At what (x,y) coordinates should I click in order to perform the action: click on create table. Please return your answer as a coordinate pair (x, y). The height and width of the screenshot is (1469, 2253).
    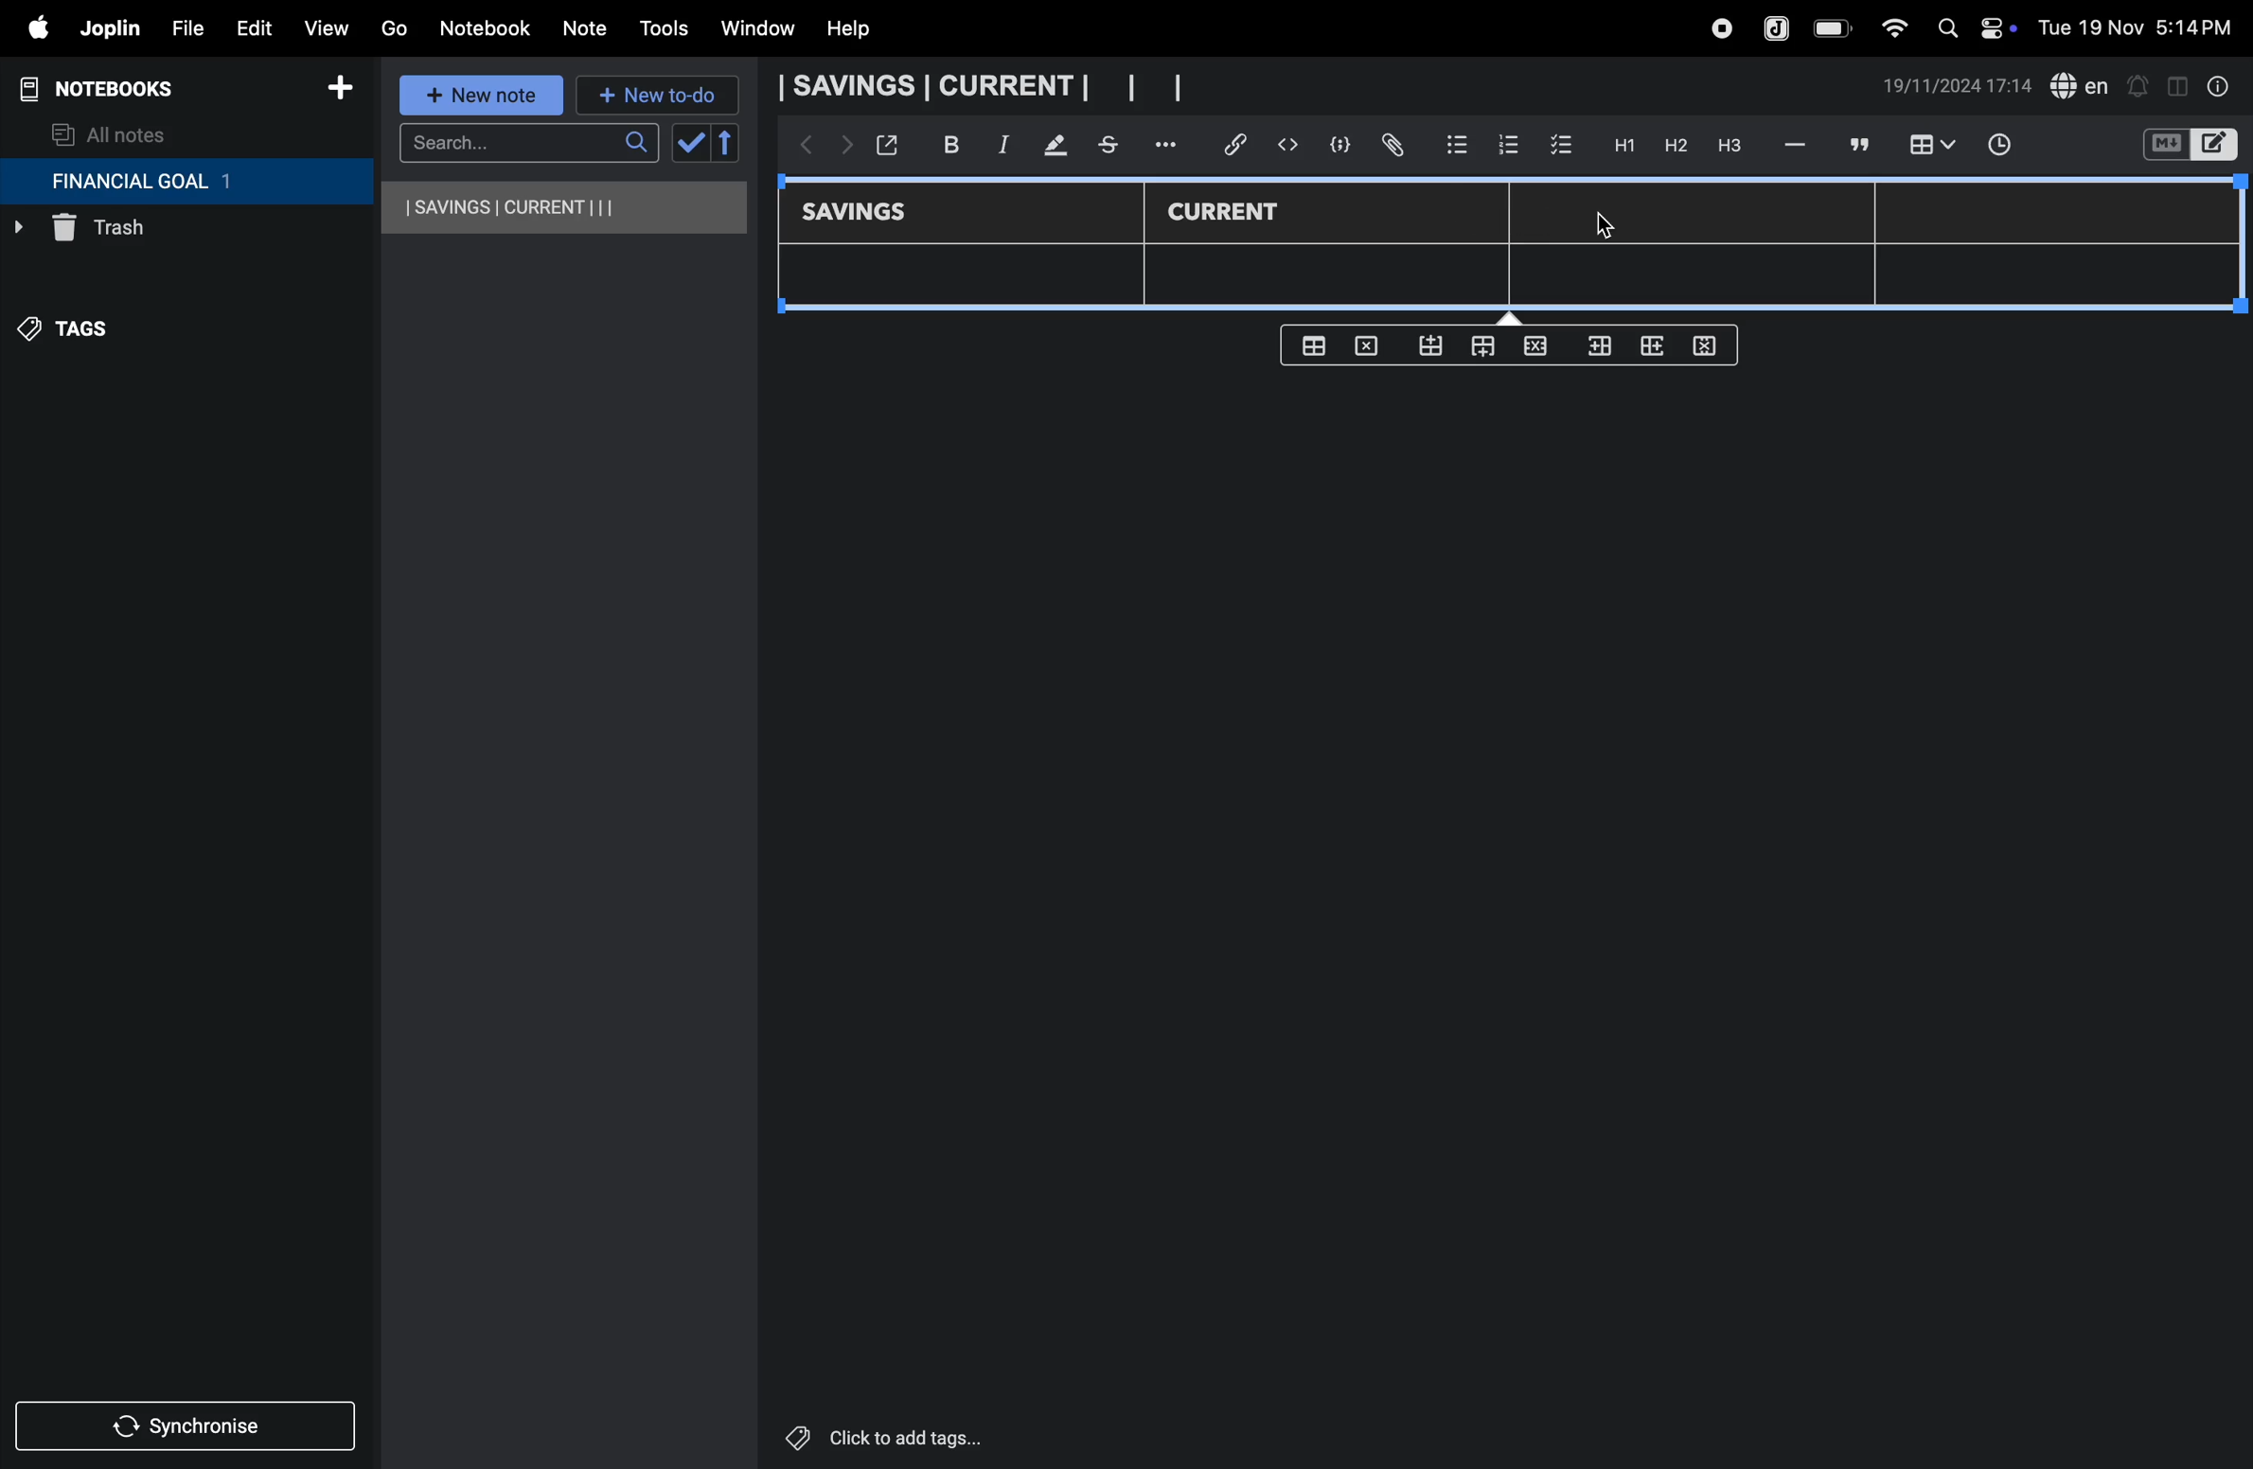
    Looking at the image, I should click on (1313, 345).